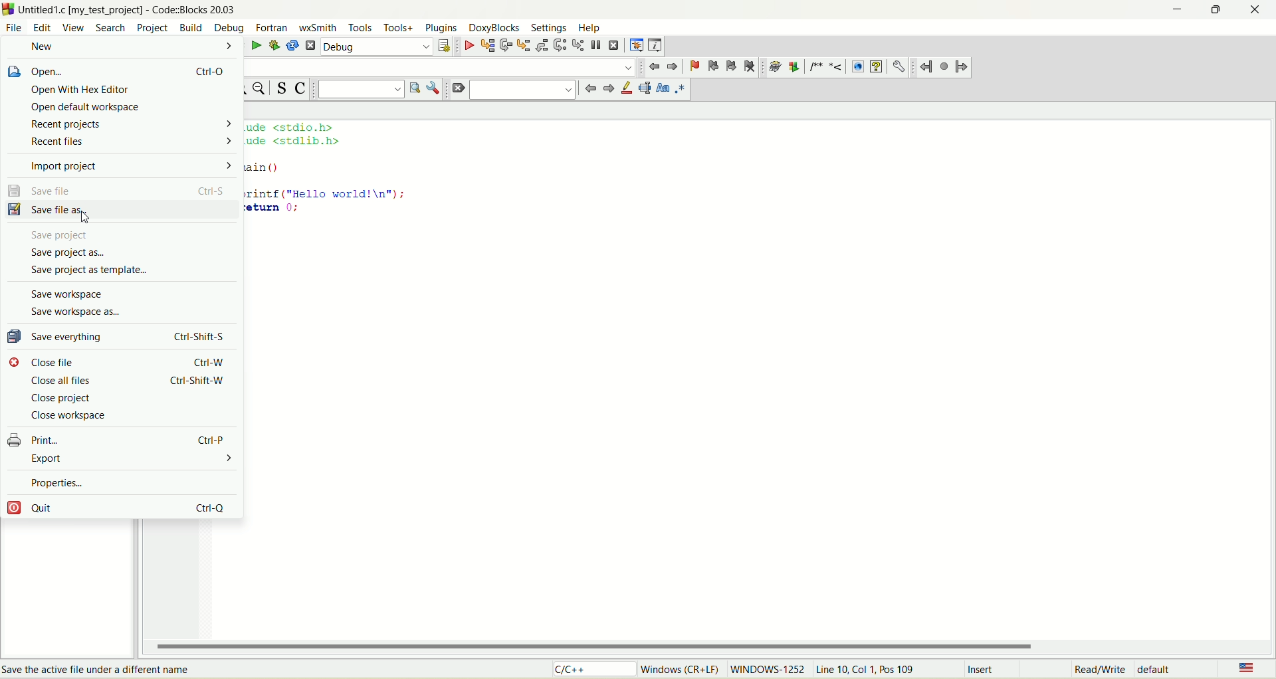  What do you see at coordinates (732, 66) in the screenshot?
I see `next bookmark` at bounding box center [732, 66].